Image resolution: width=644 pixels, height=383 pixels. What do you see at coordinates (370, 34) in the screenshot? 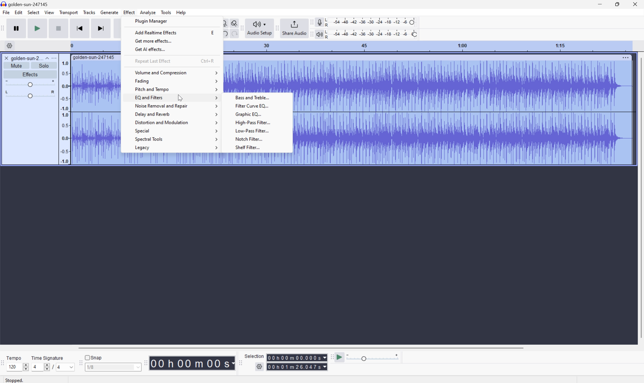
I see `Playback level: 100%` at bounding box center [370, 34].